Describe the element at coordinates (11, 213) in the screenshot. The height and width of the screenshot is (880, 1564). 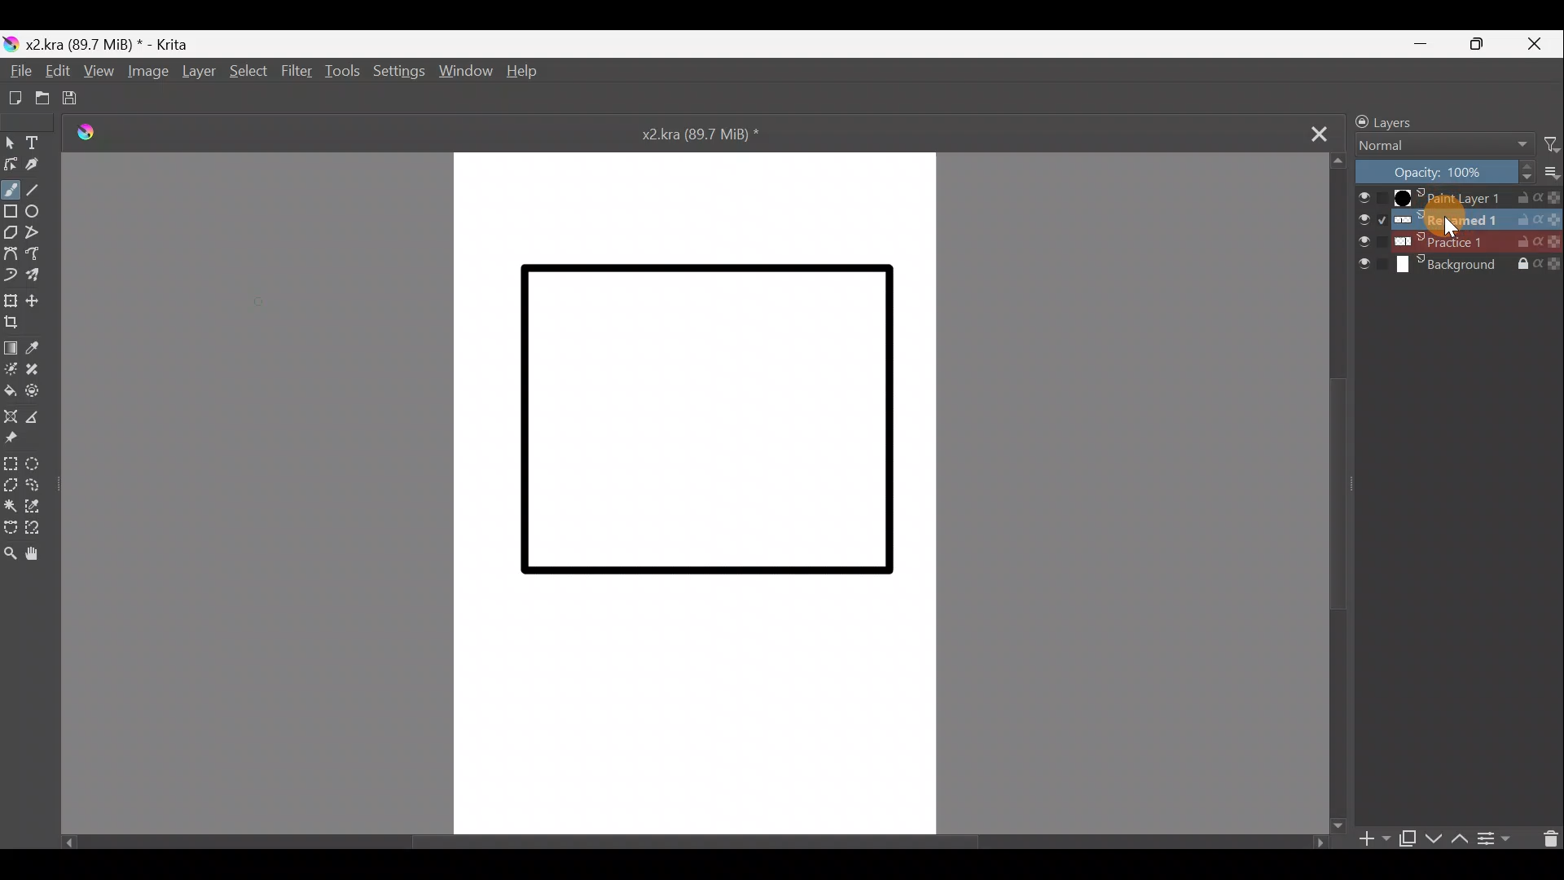
I see `Rectangle tool` at that location.